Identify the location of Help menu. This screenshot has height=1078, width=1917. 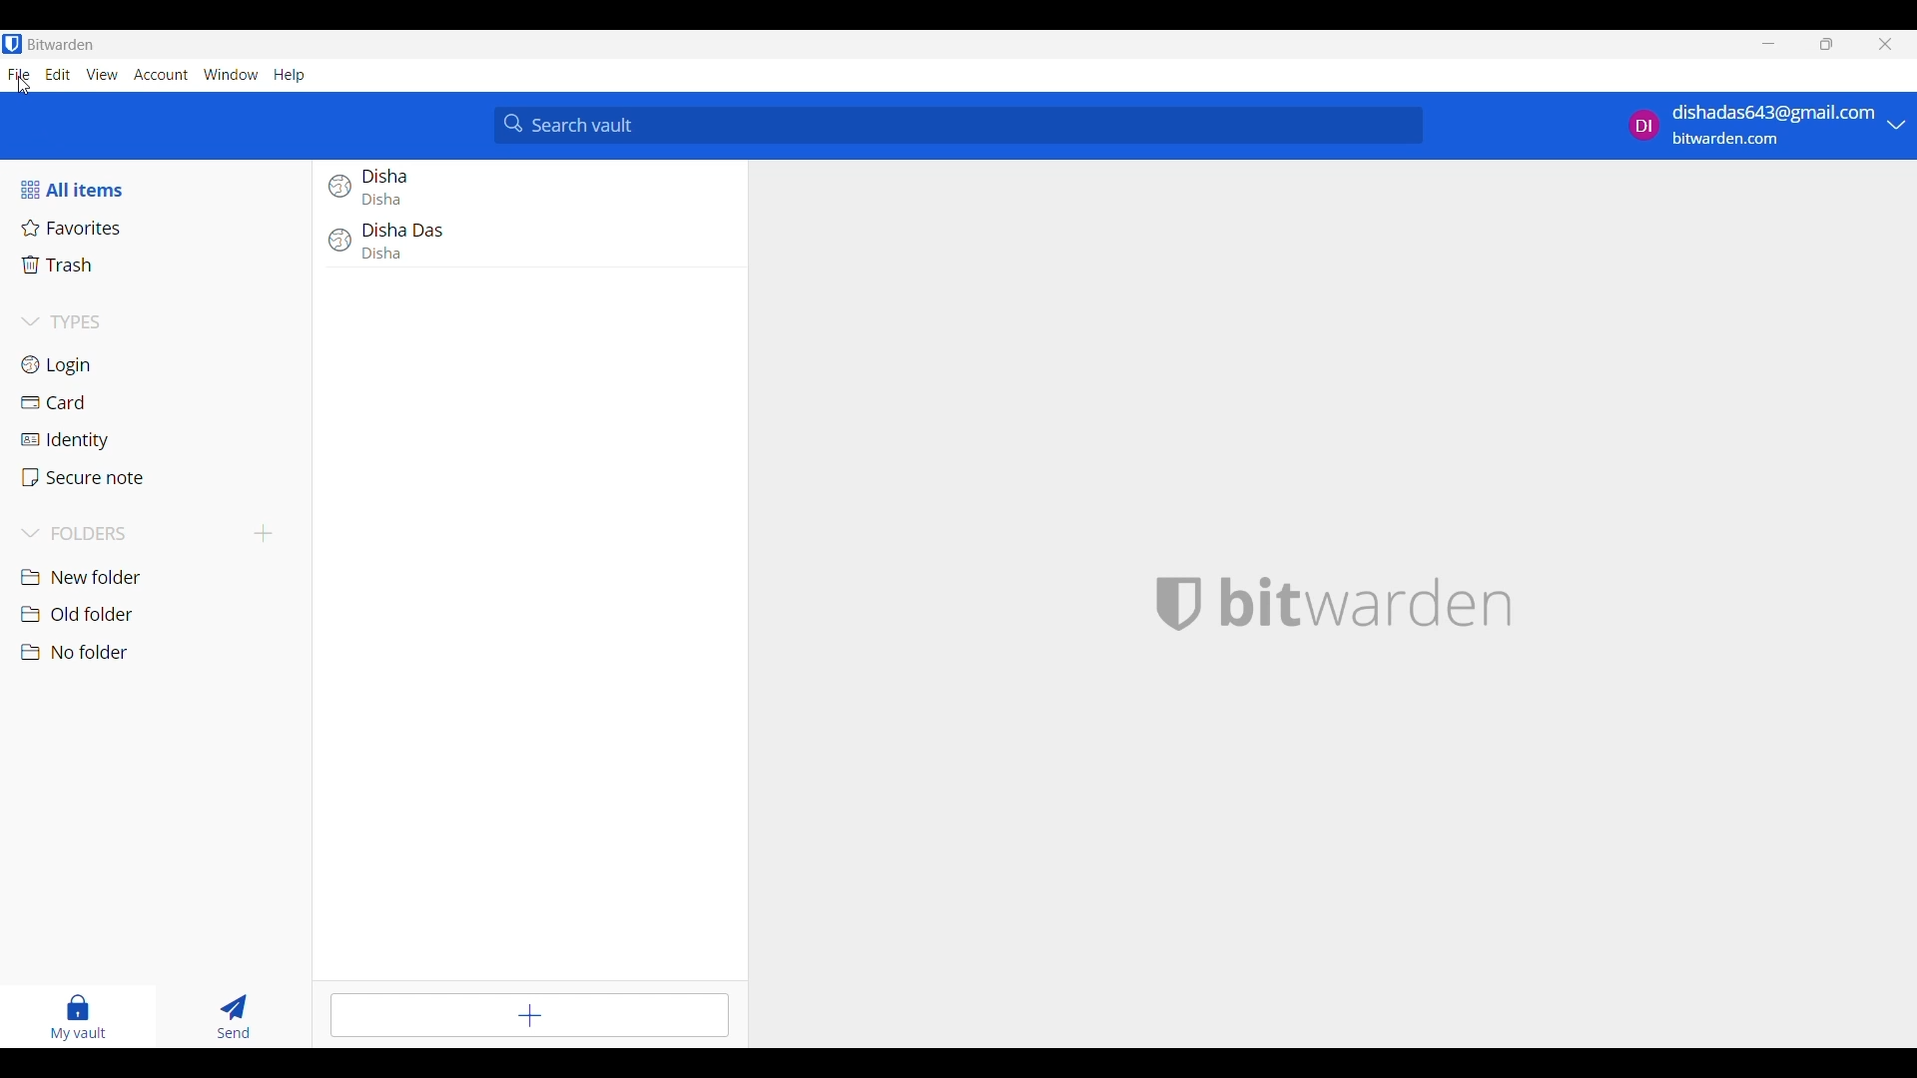
(291, 76).